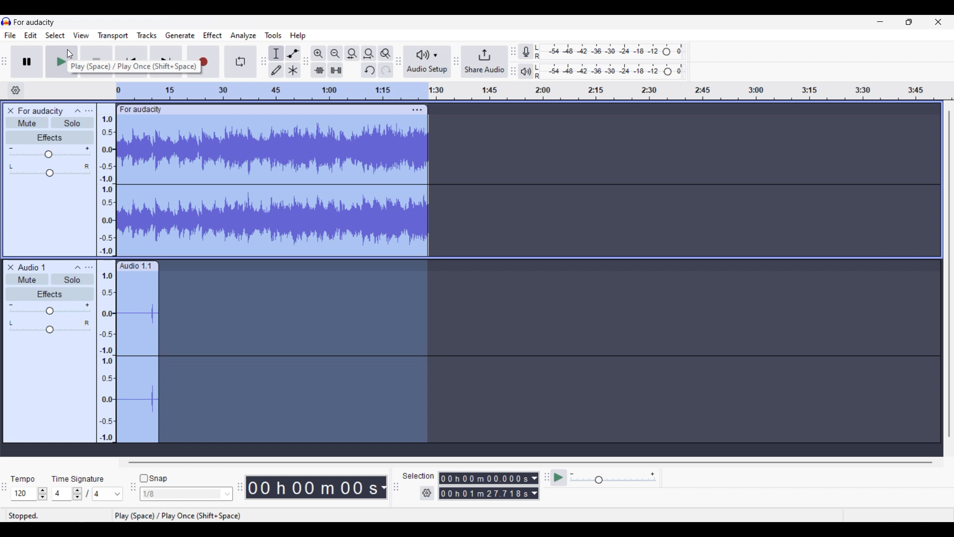 The image size is (954, 537). Describe the element at coordinates (293, 70) in the screenshot. I see `Multi tool` at that location.